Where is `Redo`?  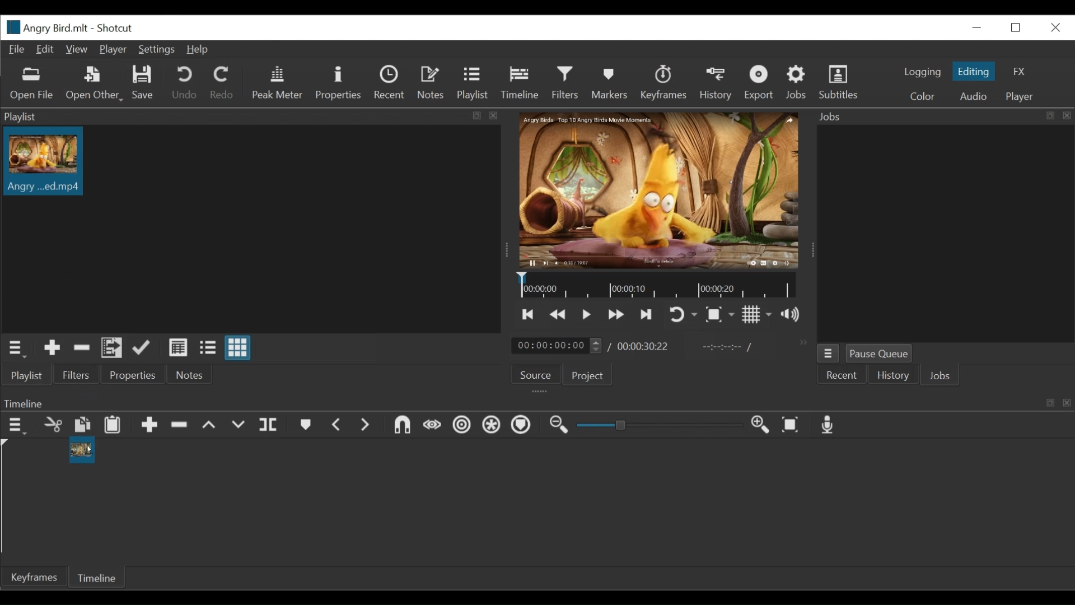
Redo is located at coordinates (221, 82).